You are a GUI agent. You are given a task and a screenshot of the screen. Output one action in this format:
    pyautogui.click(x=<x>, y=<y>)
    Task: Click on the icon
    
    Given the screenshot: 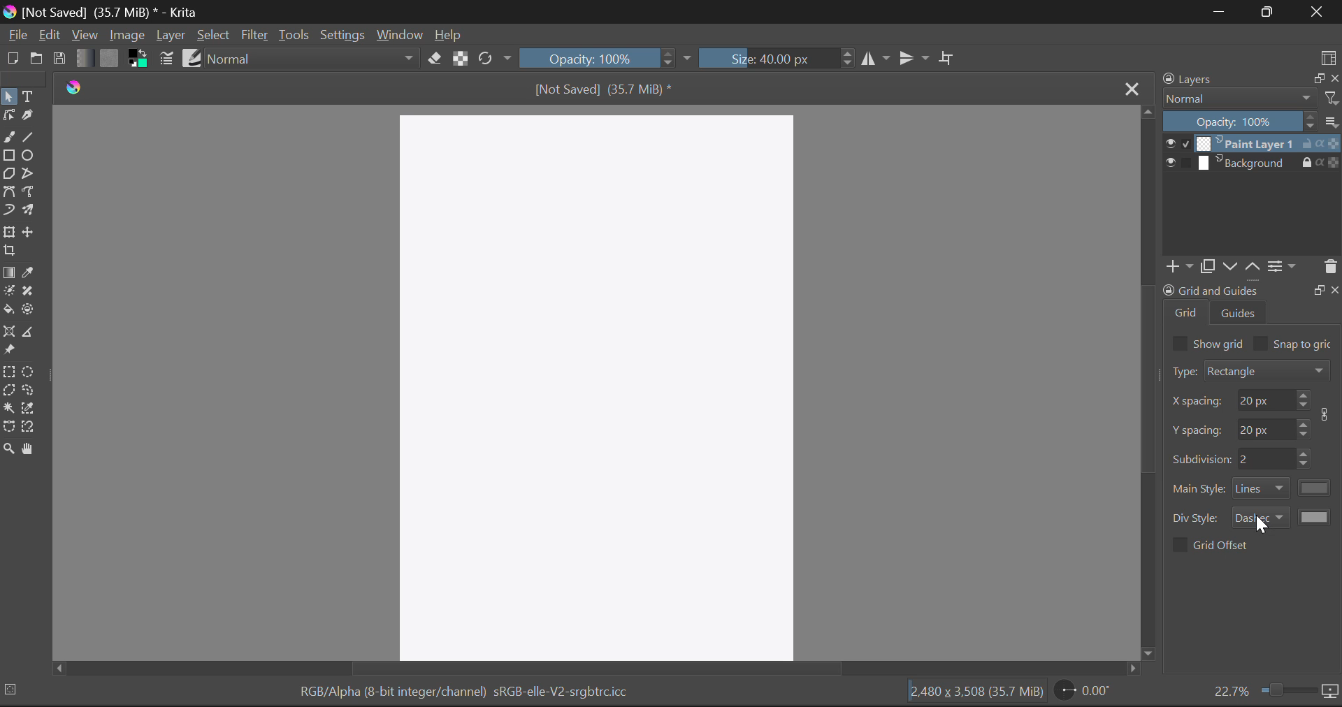 What is the action you would take?
    pyautogui.click(x=1328, y=414)
    